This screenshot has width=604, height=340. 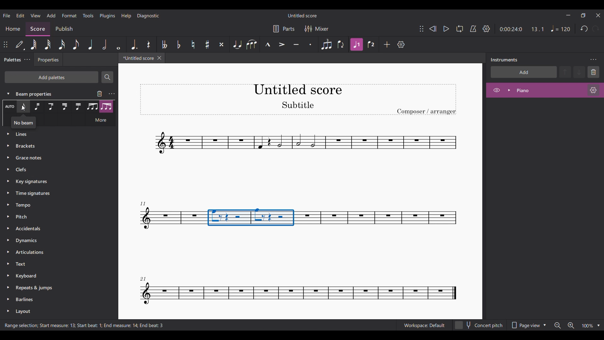 What do you see at coordinates (88, 15) in the screenshot?
I see `Tools menu` at bounding box center [88, 15].